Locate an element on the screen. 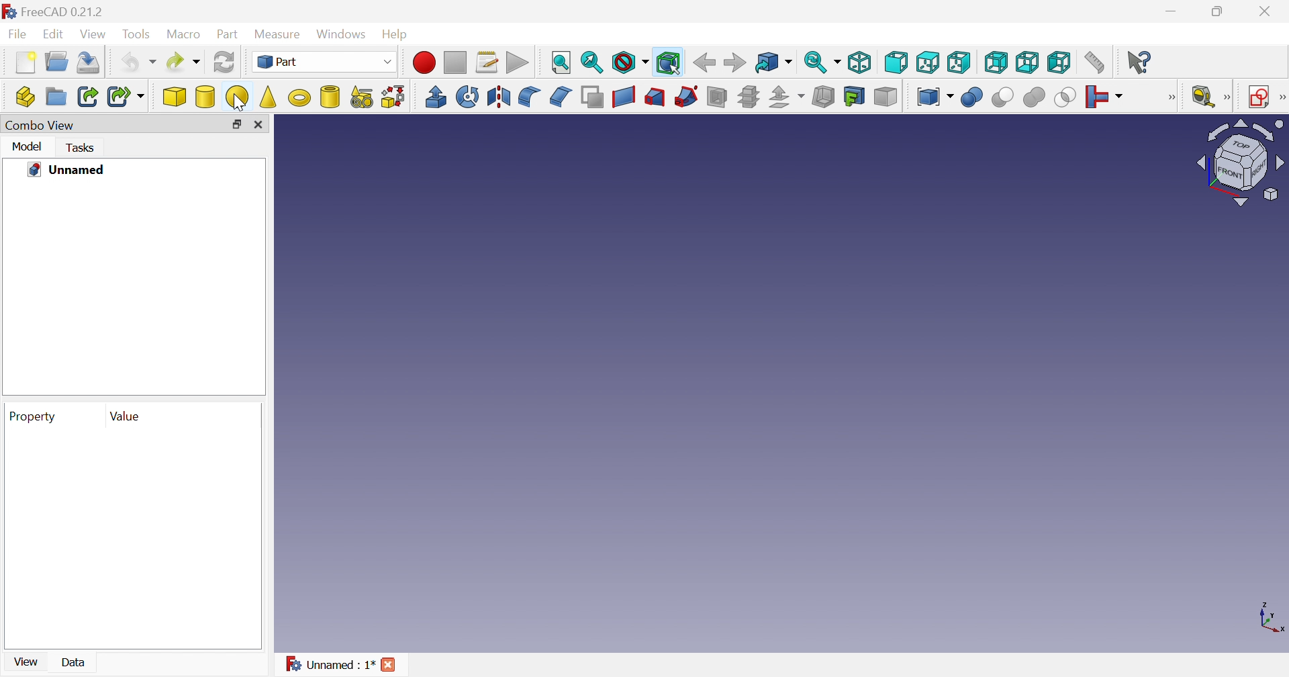 This screenshot has height=677, width=1289. Close is located at coordinates (1268, 11).